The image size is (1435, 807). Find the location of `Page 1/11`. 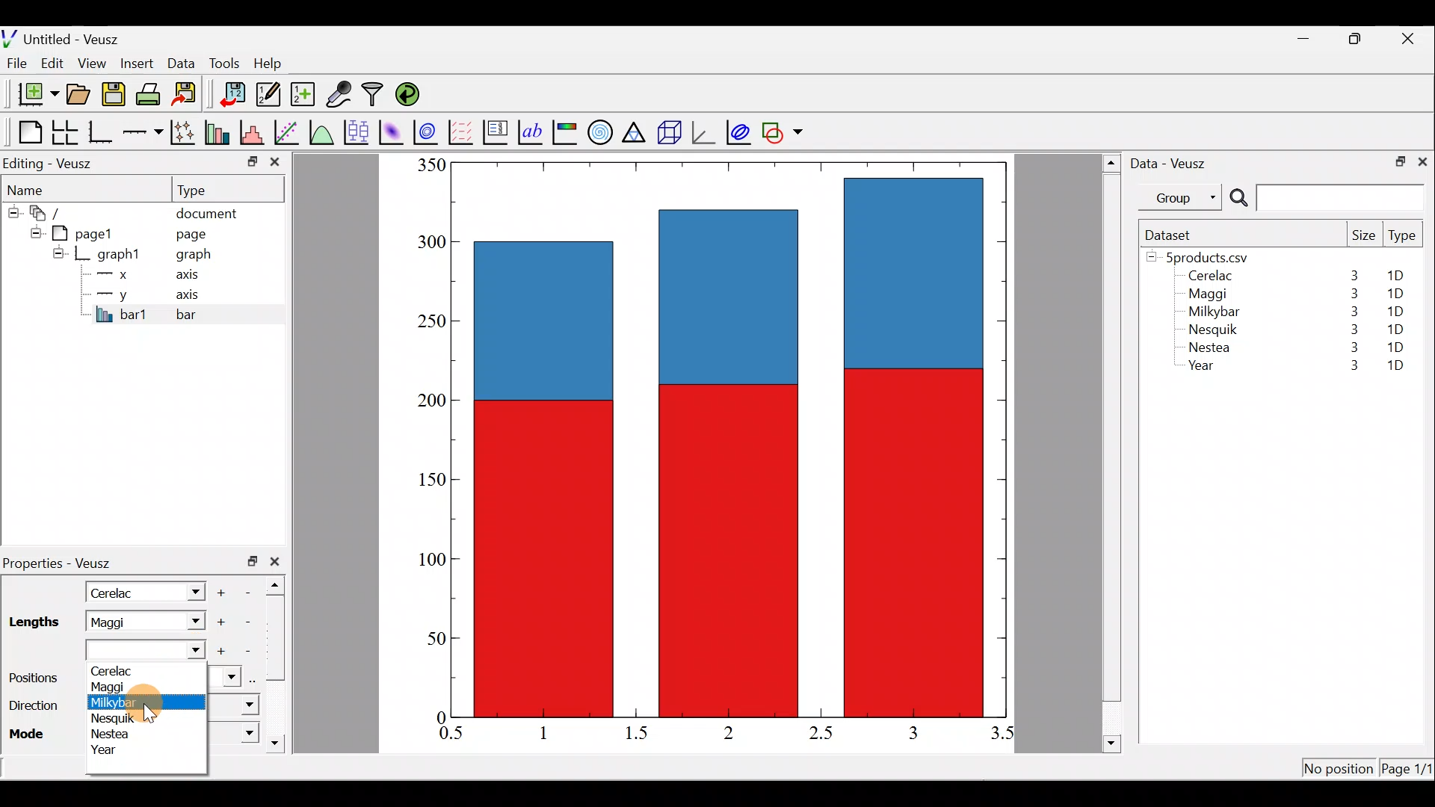

Page 1/11 is located at coordinates (1409, 771).